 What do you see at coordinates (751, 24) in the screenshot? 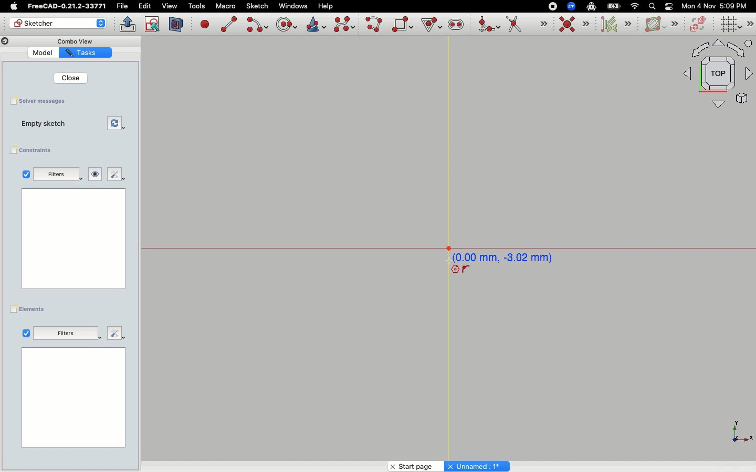
I see `Sketch editor tools` at bounding box center [751, 24].